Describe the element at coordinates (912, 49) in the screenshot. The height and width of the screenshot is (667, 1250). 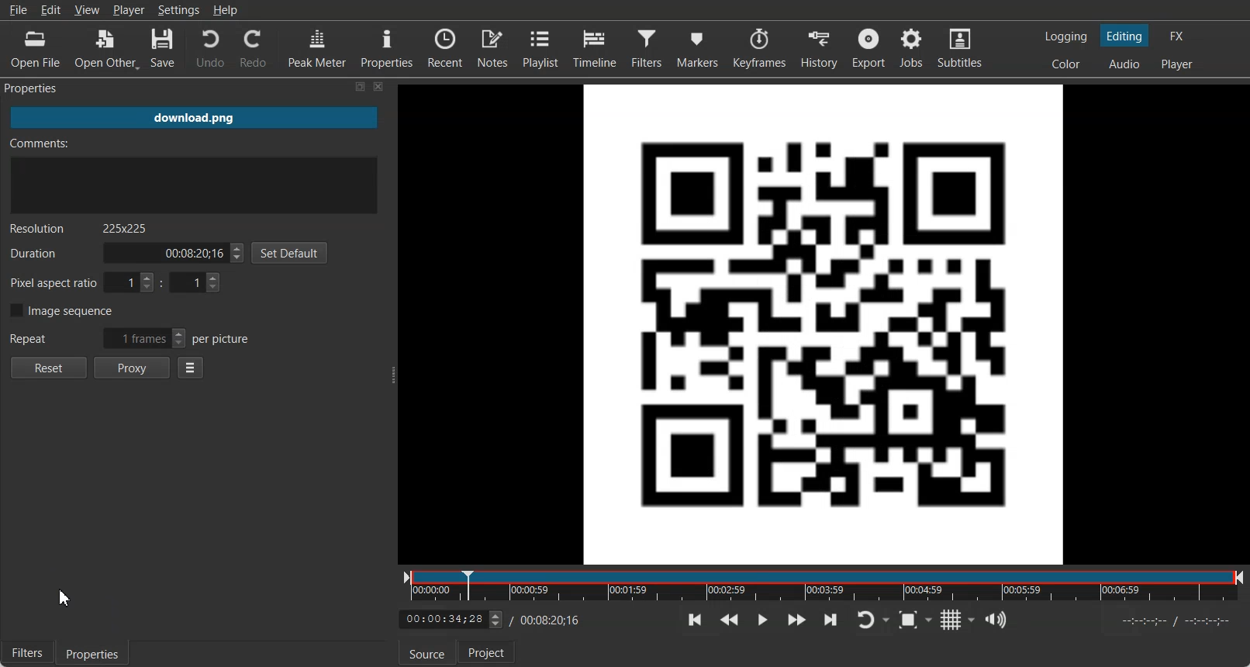
I see `jobs` at that location.